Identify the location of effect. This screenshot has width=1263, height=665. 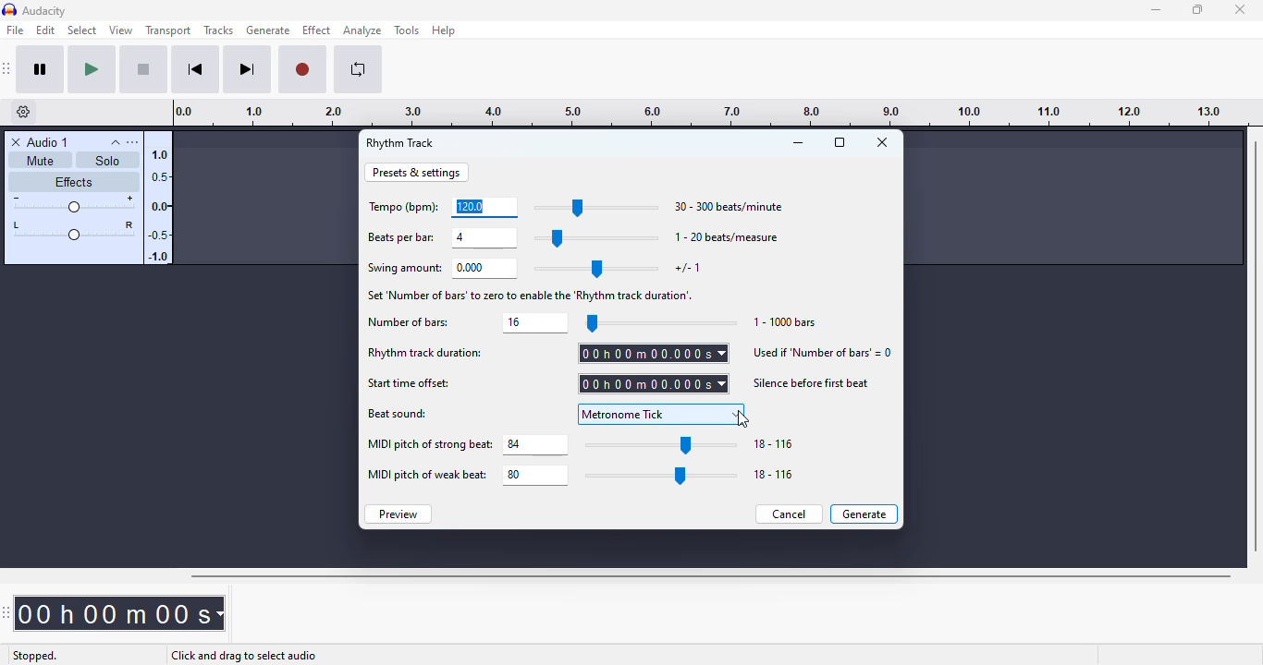
(317, 30).